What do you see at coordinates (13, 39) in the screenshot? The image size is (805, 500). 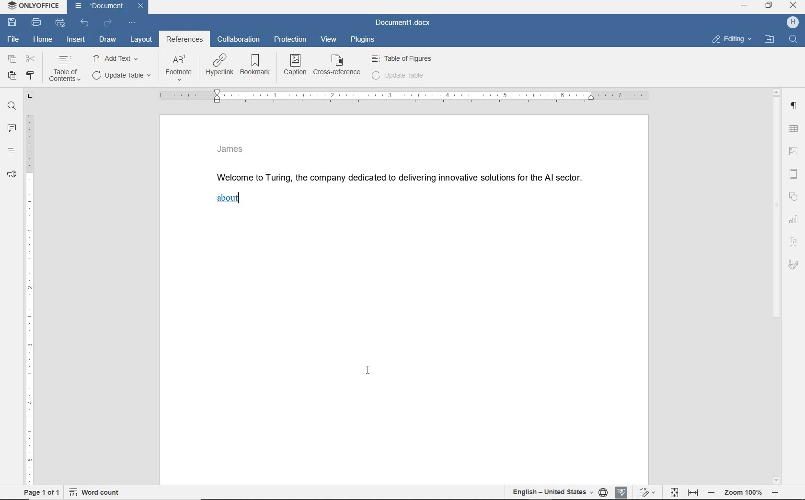 I see `file` at bounding box center [13, 39].